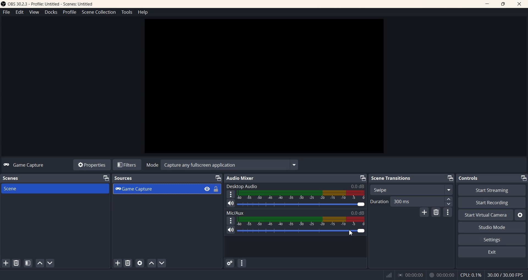 Image resolution: width=528 pixels, height=280 pixels. Describe the element at coordinates (117, 264) in the screenshot. I see `Add Sources` at that location.